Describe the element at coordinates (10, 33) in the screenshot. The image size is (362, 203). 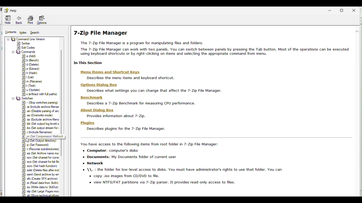
I see `Contents` at that location.